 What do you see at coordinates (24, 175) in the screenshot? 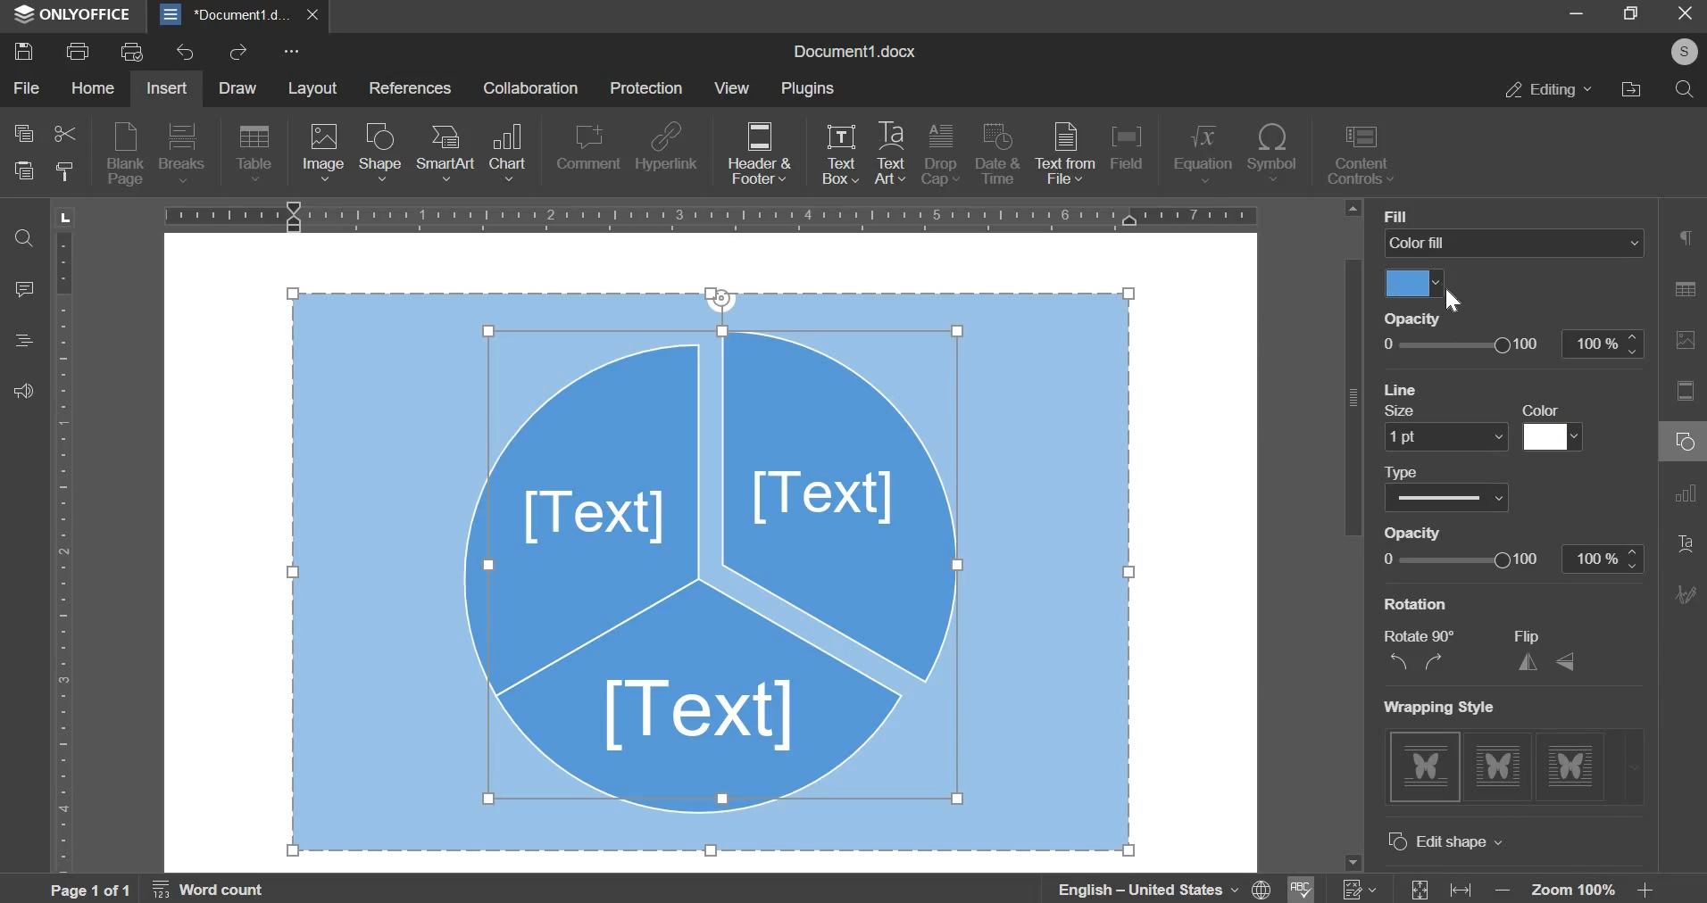
I see `paste` at bounding box center [24, 175].